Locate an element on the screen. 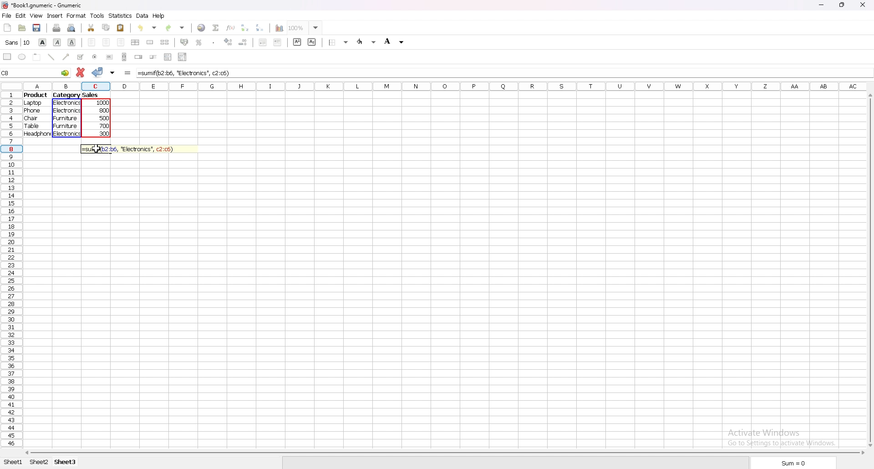 The image size is (874, 469). electronics is located at coordinates (67, 110).